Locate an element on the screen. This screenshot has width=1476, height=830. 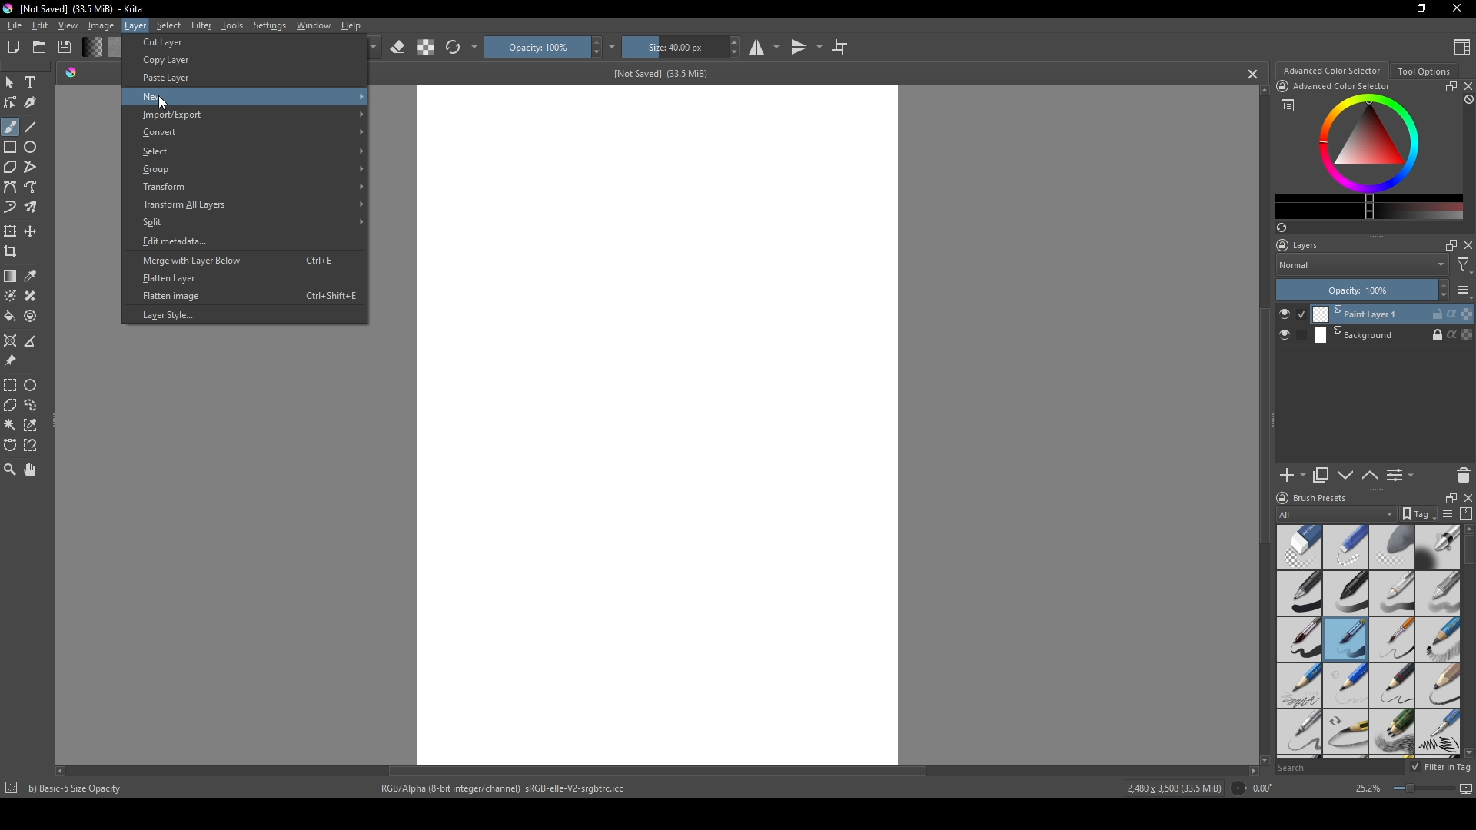
Edit metadata... is located at coordinates (182, 241).